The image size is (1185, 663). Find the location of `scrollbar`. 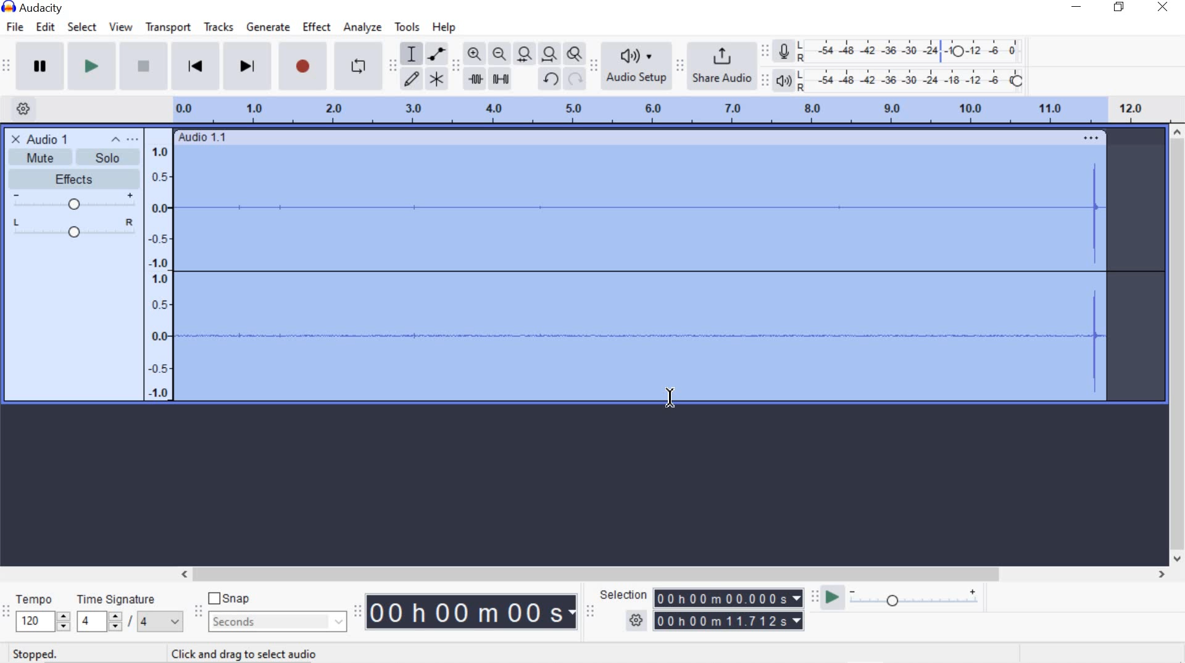

scrollbar is located at coordinates (1178, 345).